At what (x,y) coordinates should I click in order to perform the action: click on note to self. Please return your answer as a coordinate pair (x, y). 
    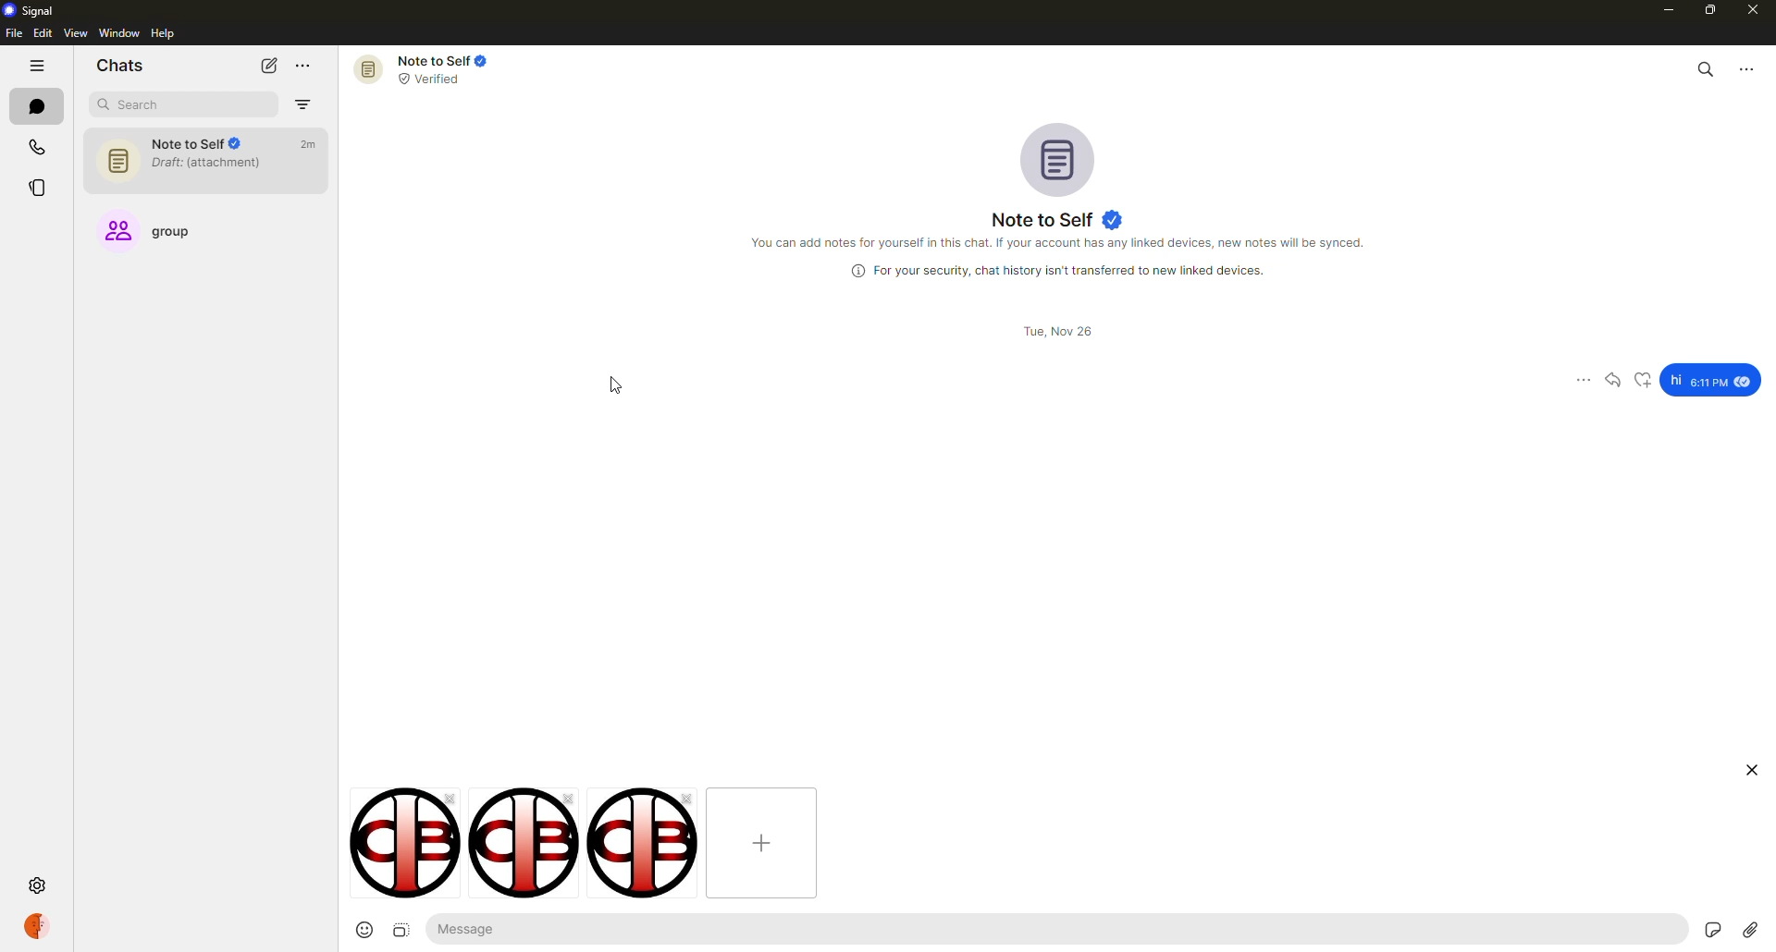
    Looking at the image, I should click on (1057, 219).